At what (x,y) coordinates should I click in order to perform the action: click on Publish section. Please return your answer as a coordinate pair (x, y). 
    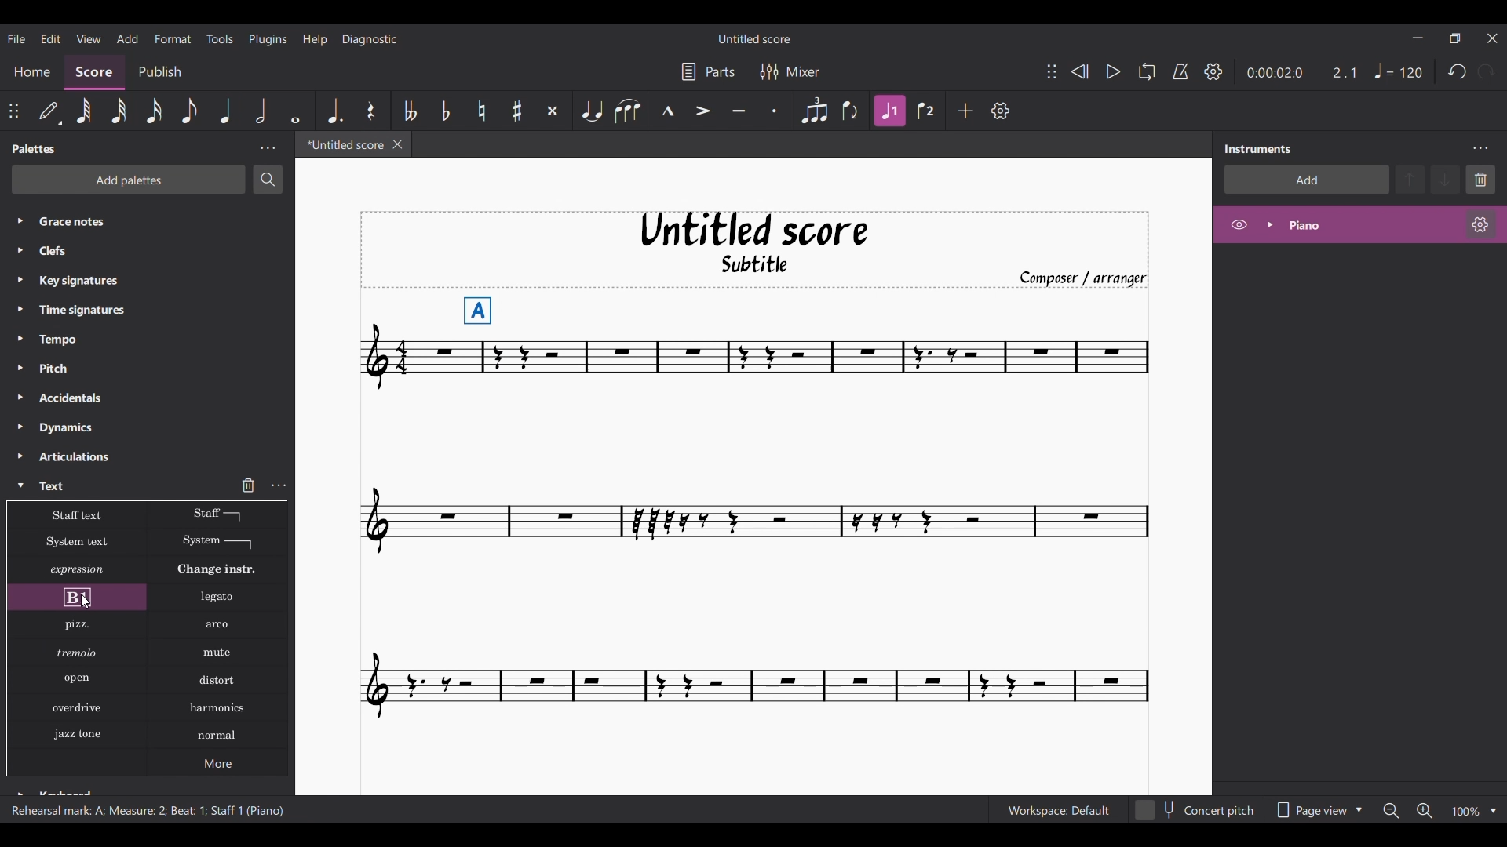
    Looking at the image, I should click on (159, 73).